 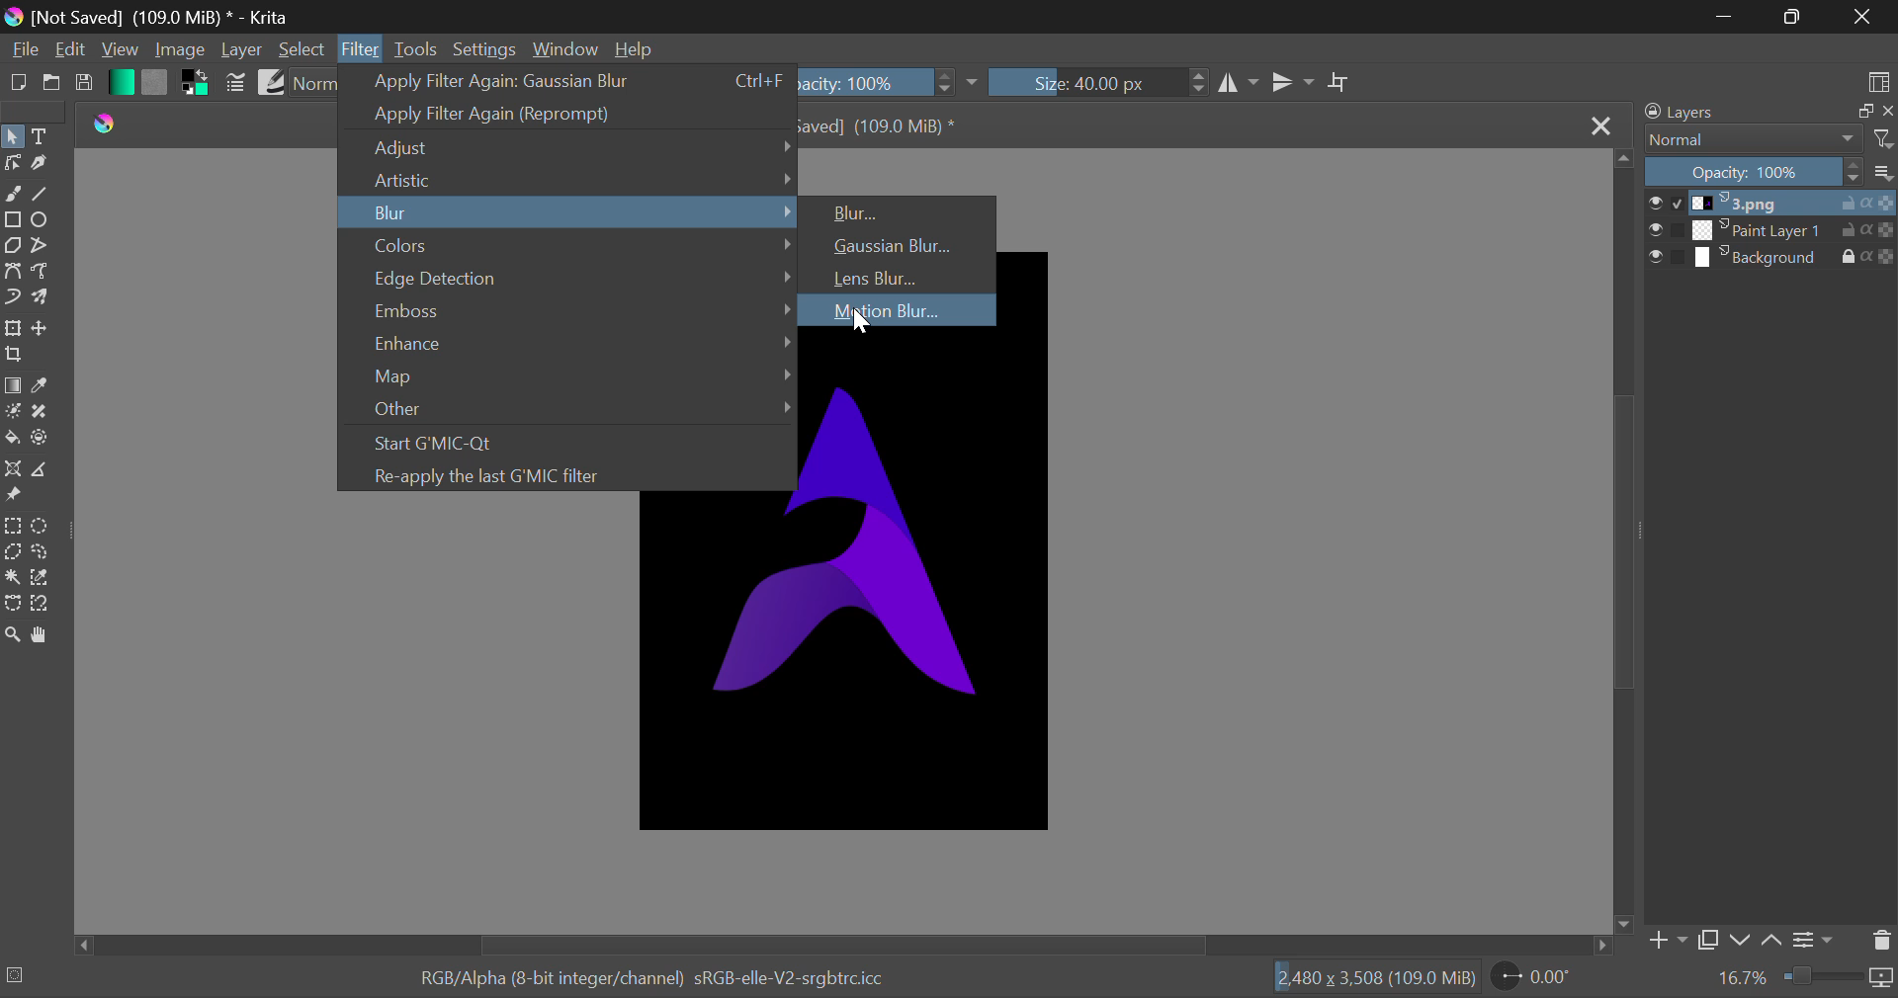 What do you see at coordinates (1535, 979) in the screenshot?
I see `0.00` at bounding box center [1535, 979].